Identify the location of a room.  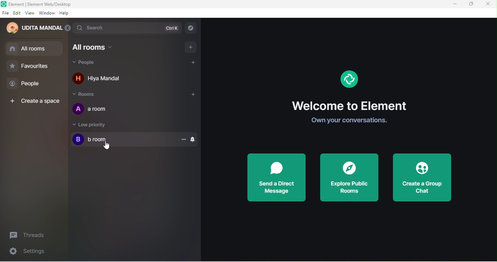
(96, 110).